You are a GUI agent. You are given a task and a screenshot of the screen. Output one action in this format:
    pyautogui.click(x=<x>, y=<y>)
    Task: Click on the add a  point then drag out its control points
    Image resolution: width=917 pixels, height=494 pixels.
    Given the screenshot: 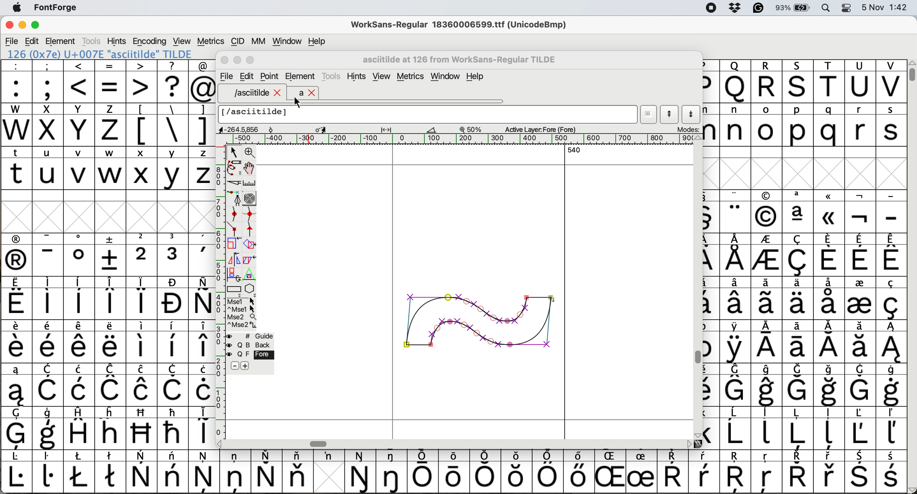 What is the action you would take?
    pyautogui.click(x=235, y=198)
    